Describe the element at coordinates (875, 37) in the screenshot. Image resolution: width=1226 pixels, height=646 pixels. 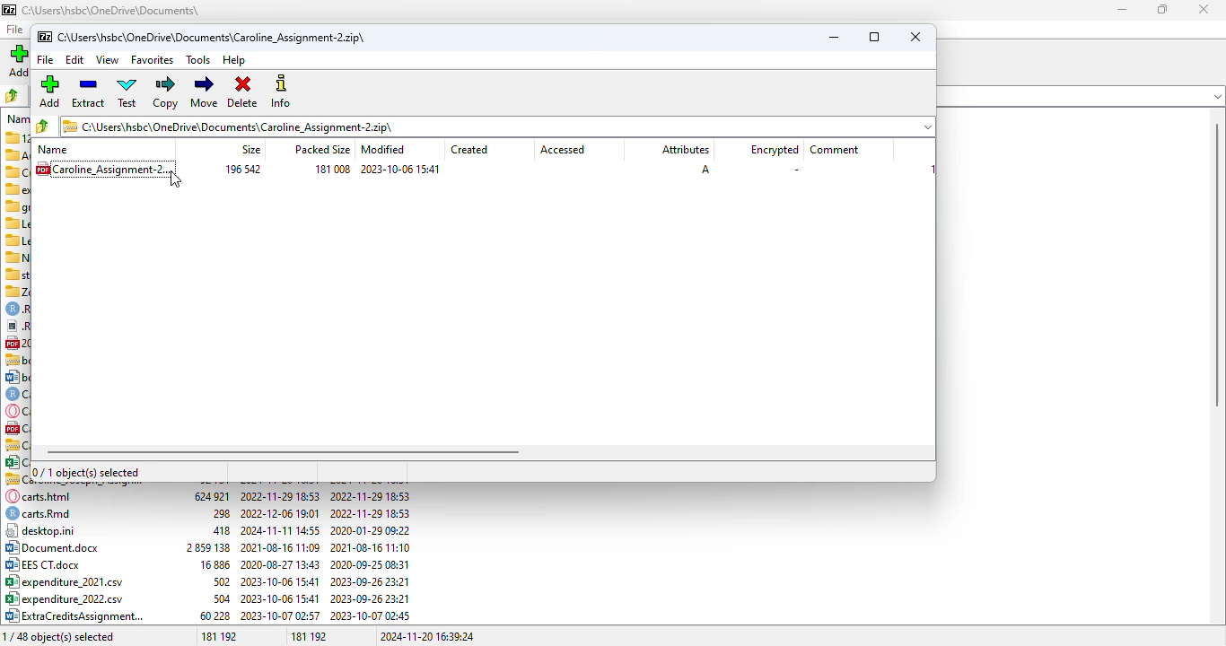
I see `maximize` at that location.